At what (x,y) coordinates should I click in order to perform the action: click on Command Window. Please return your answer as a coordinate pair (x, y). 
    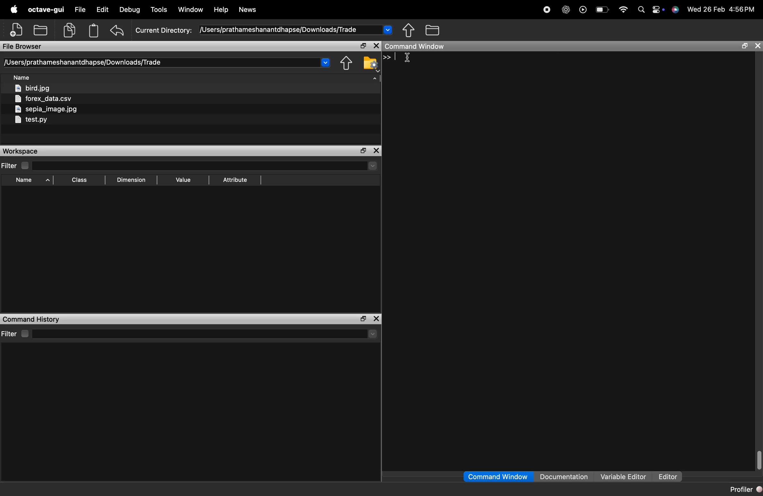
    Looking at the image, I should click on (499, 476).